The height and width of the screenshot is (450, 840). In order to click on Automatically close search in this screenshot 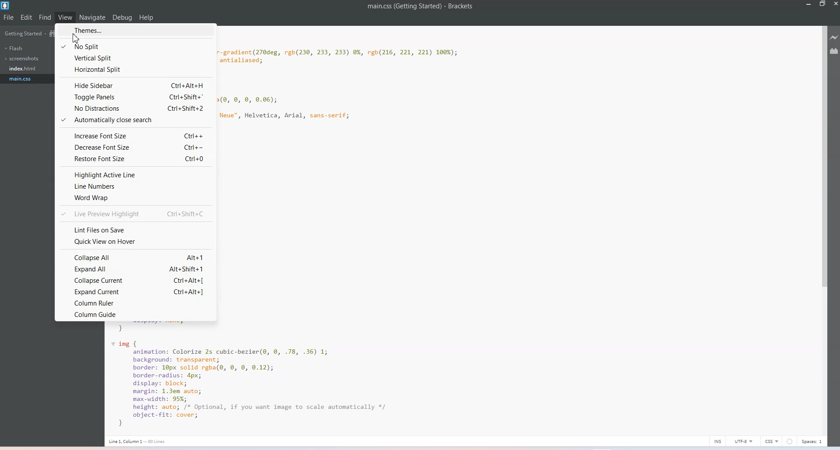, I will do `click(135, 120)`.